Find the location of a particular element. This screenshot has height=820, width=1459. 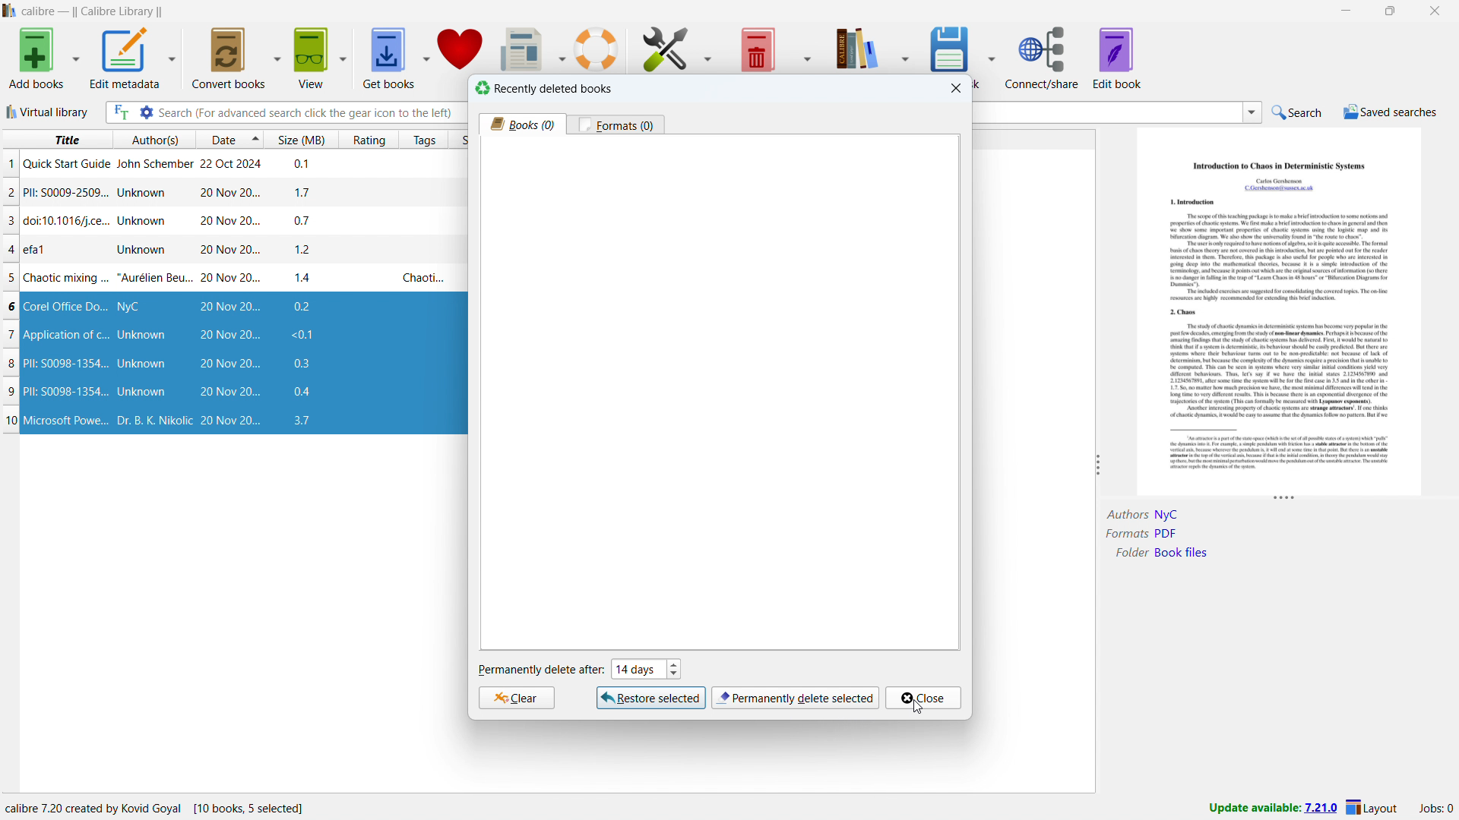

save to disk is located at coordinates (951, 47).